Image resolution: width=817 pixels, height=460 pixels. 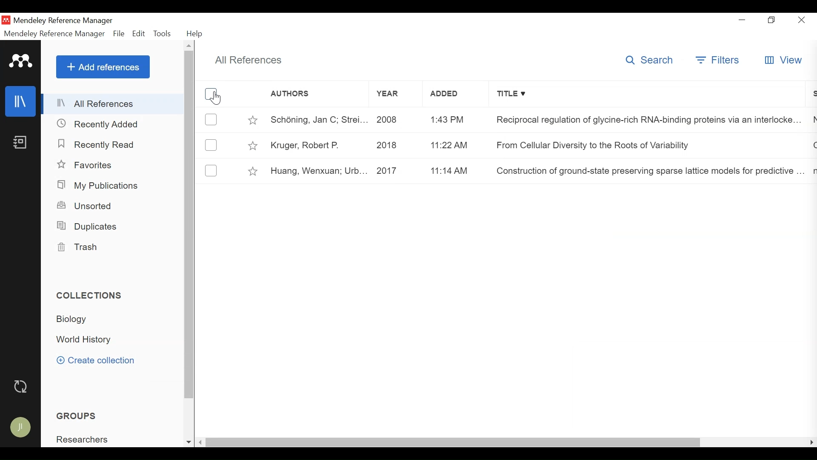 What do you see at coordinates (21, 428) in the screenshot?
I see `Avatar` at bounding box center [21, 428].